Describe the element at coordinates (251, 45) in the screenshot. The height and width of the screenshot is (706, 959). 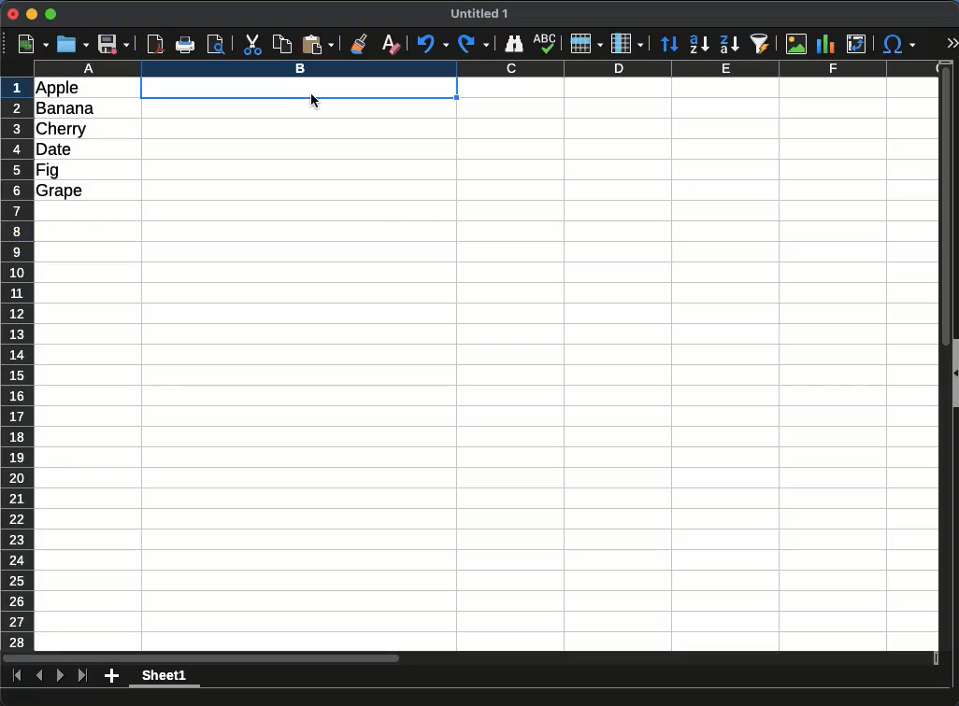
I see `cut` at that location.